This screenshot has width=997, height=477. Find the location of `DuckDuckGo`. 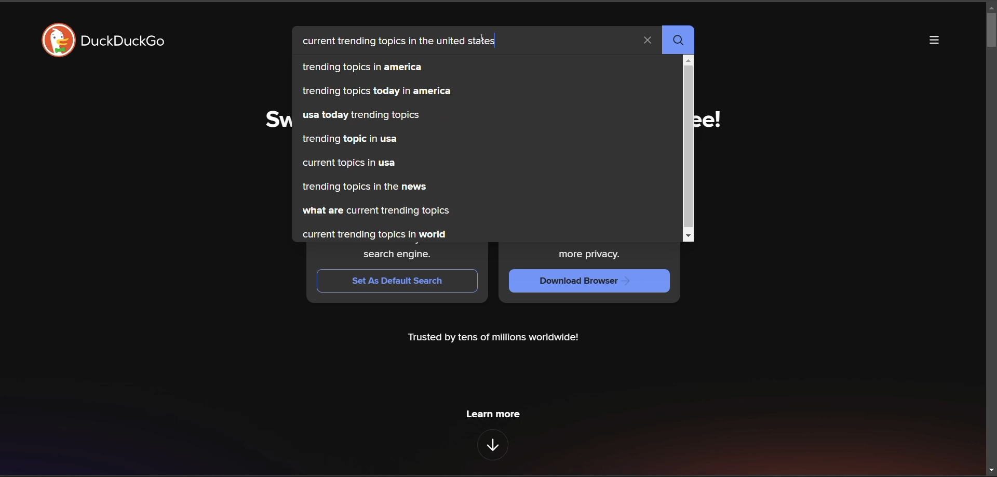

DuckDuckGo is located at coordinates (56, 42).